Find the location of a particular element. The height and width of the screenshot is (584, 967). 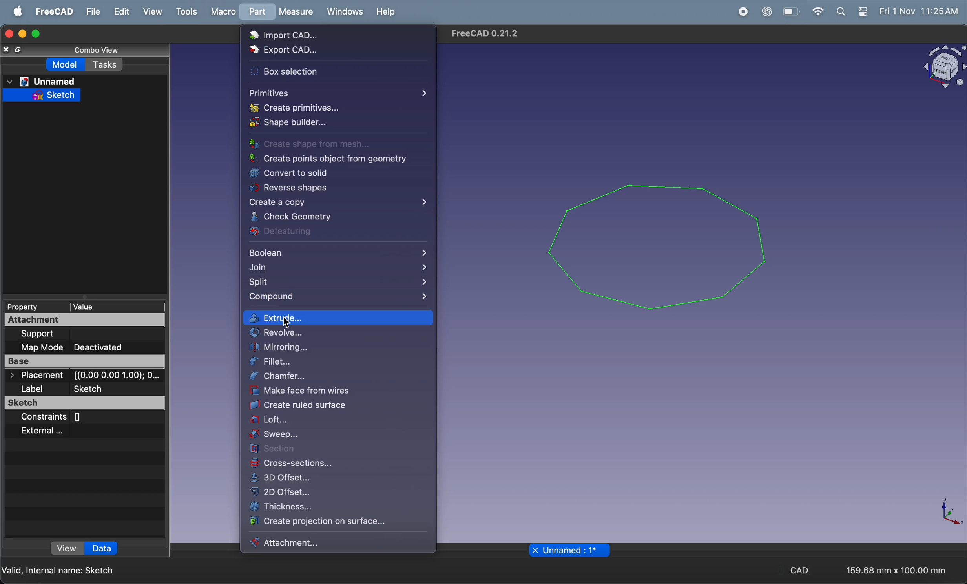

measure is located at coordinates (295, 12).